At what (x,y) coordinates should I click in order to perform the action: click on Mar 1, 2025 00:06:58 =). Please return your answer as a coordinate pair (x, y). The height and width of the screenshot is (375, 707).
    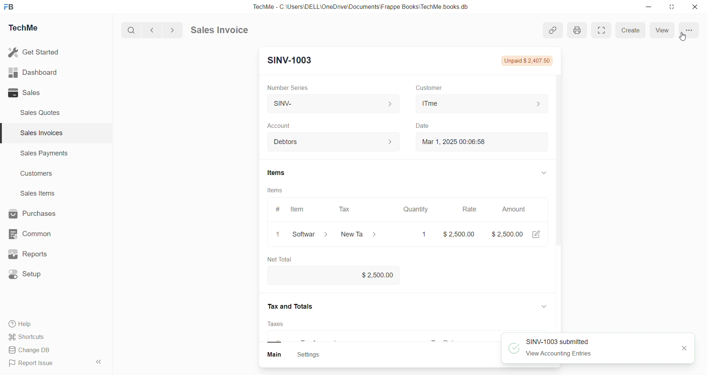
    Looking at the image, I should click on (483, 142).